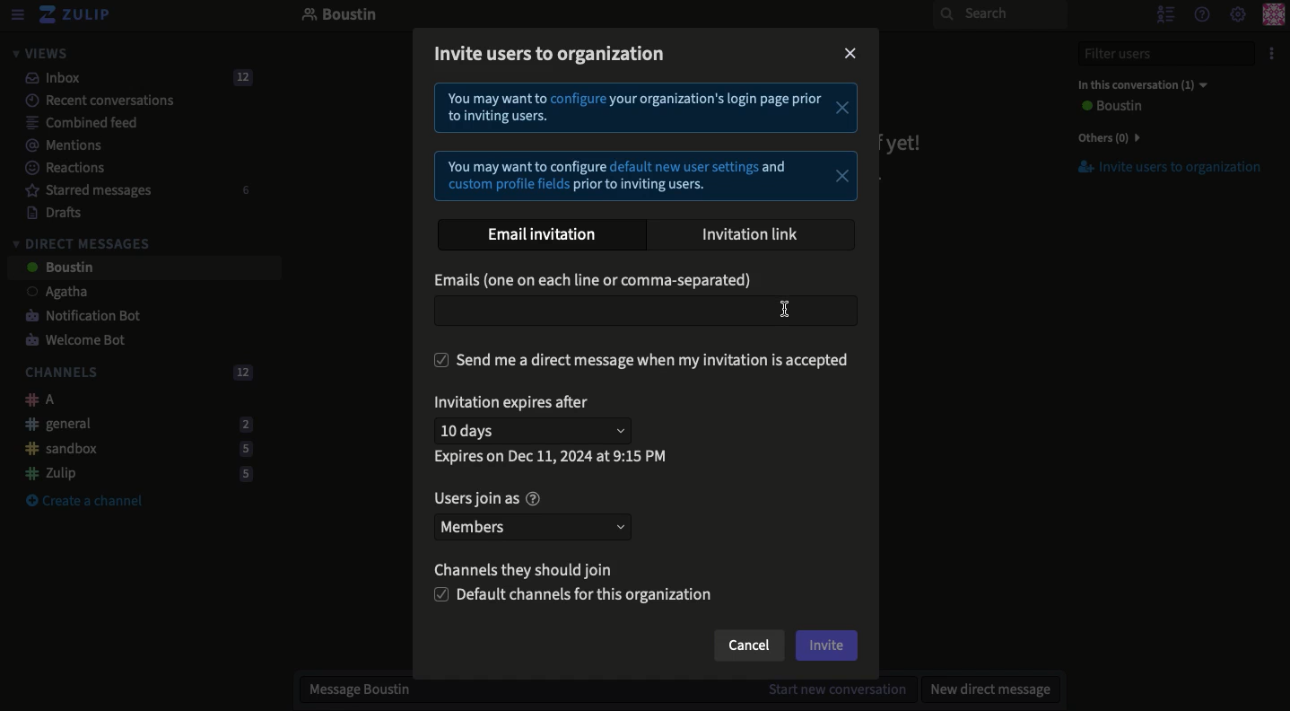  What do you see at coordinates (72, 122) in the screenshot?
I see `Combined feed` at bounding box center [72, 122].